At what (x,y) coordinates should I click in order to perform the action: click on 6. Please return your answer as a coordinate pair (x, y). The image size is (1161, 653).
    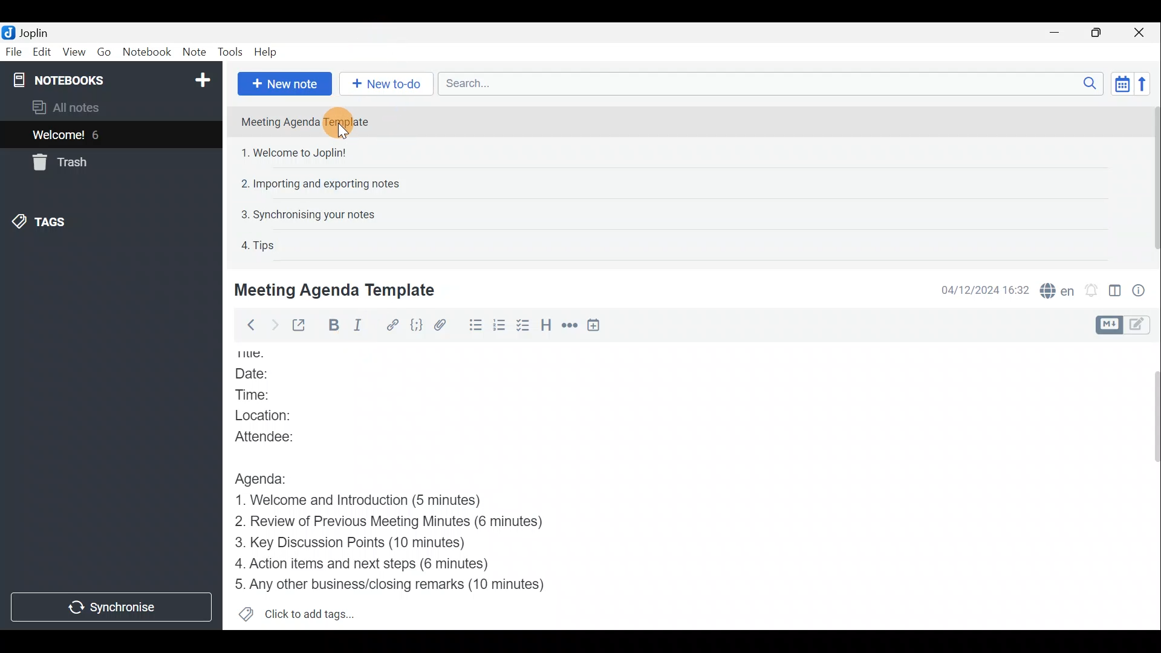
    Looking at the image, I should click on (99, 135).